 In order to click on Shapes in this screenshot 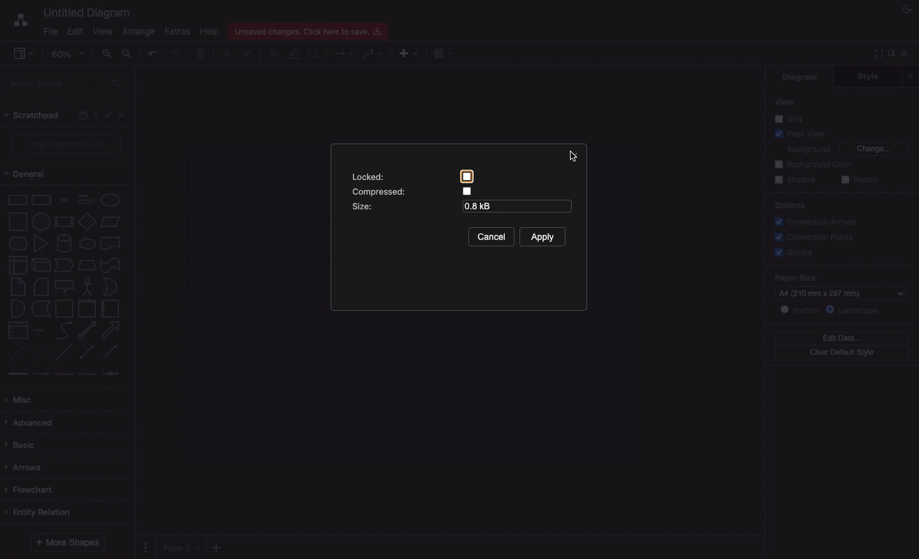, I will do `click(65, 286)`.